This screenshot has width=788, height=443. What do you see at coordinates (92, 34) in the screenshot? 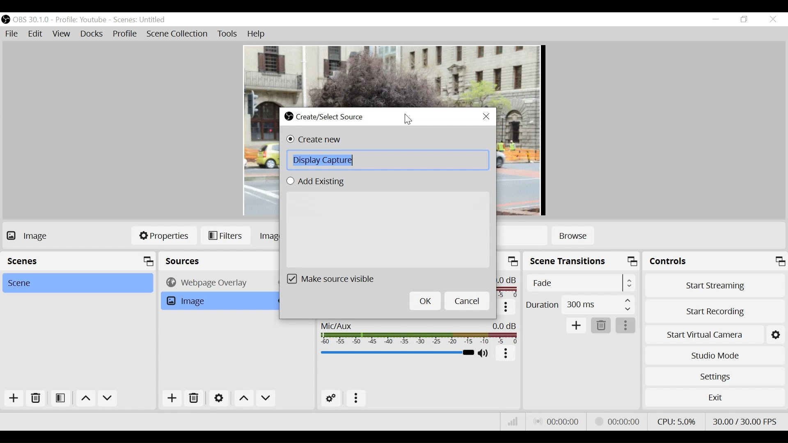
I see `Docks` at bounding box center [92, 34].